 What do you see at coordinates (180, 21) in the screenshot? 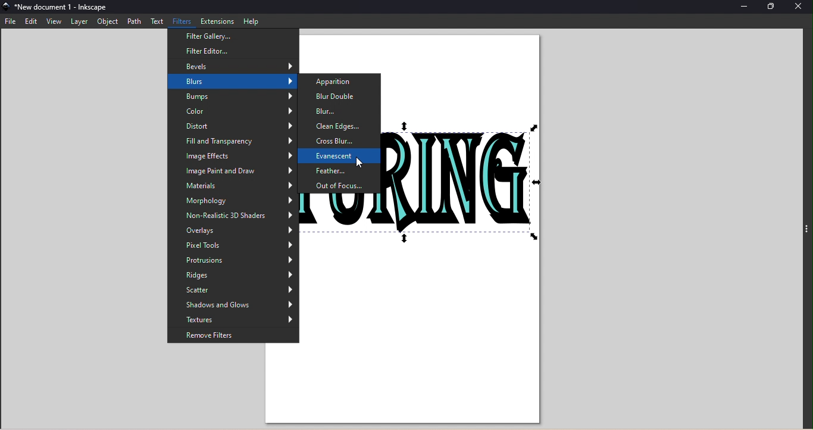
I see `Filters` at bounding box center [180, 21].